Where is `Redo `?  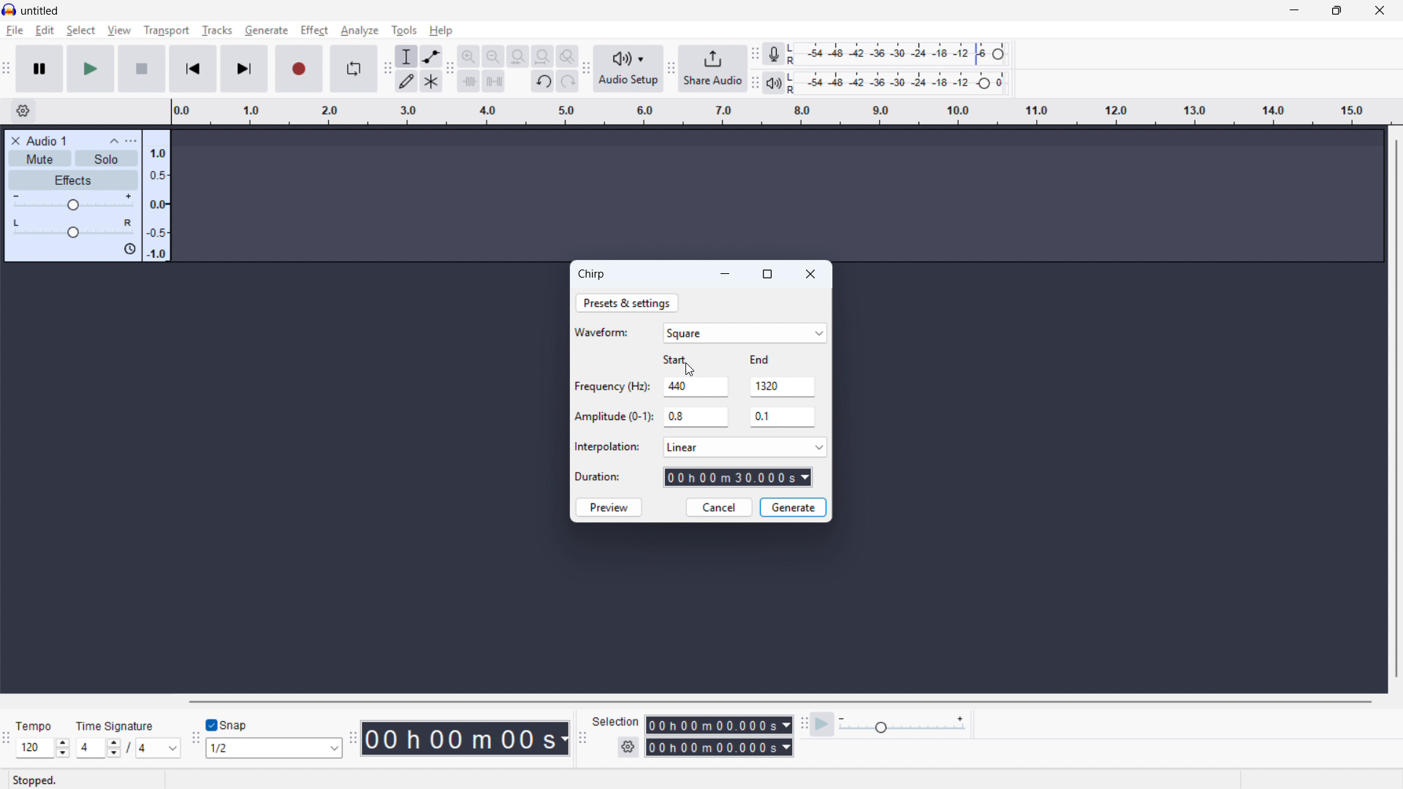 Redo  is located at coordinates (567, 82).